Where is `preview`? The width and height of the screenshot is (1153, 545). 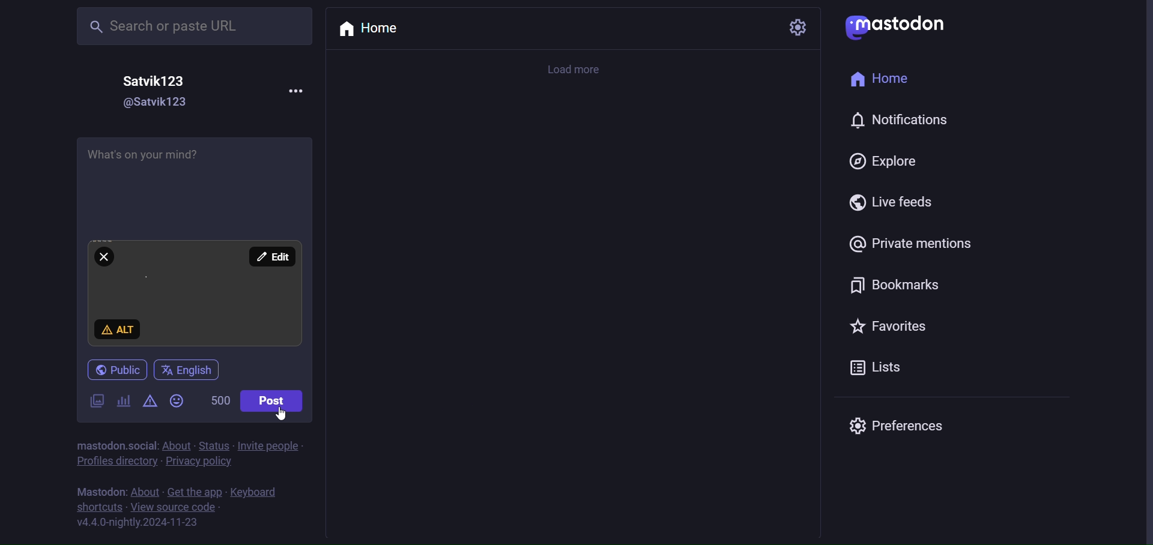
preview is located at coordinates (193, 292).